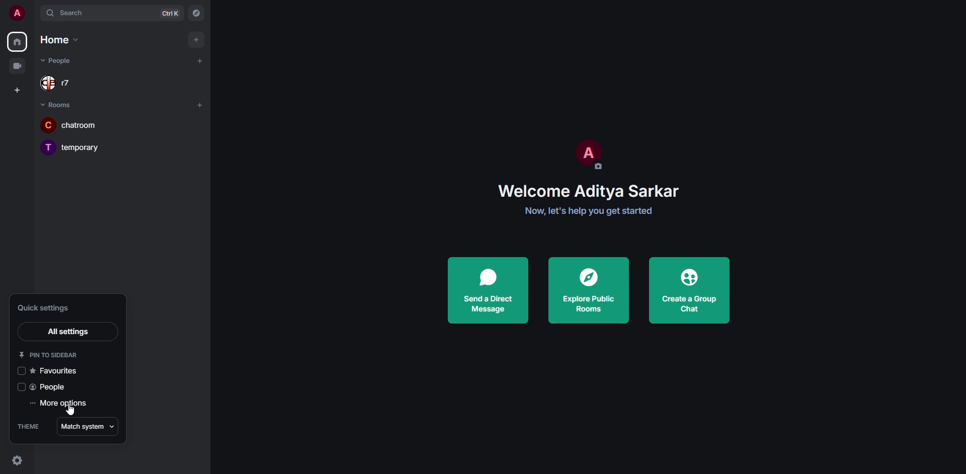 This screenshot has width=966, height=474. What do you see at coordinates (52, 387) in the screenshot?
I see `people` at bounding box center [52, 387].